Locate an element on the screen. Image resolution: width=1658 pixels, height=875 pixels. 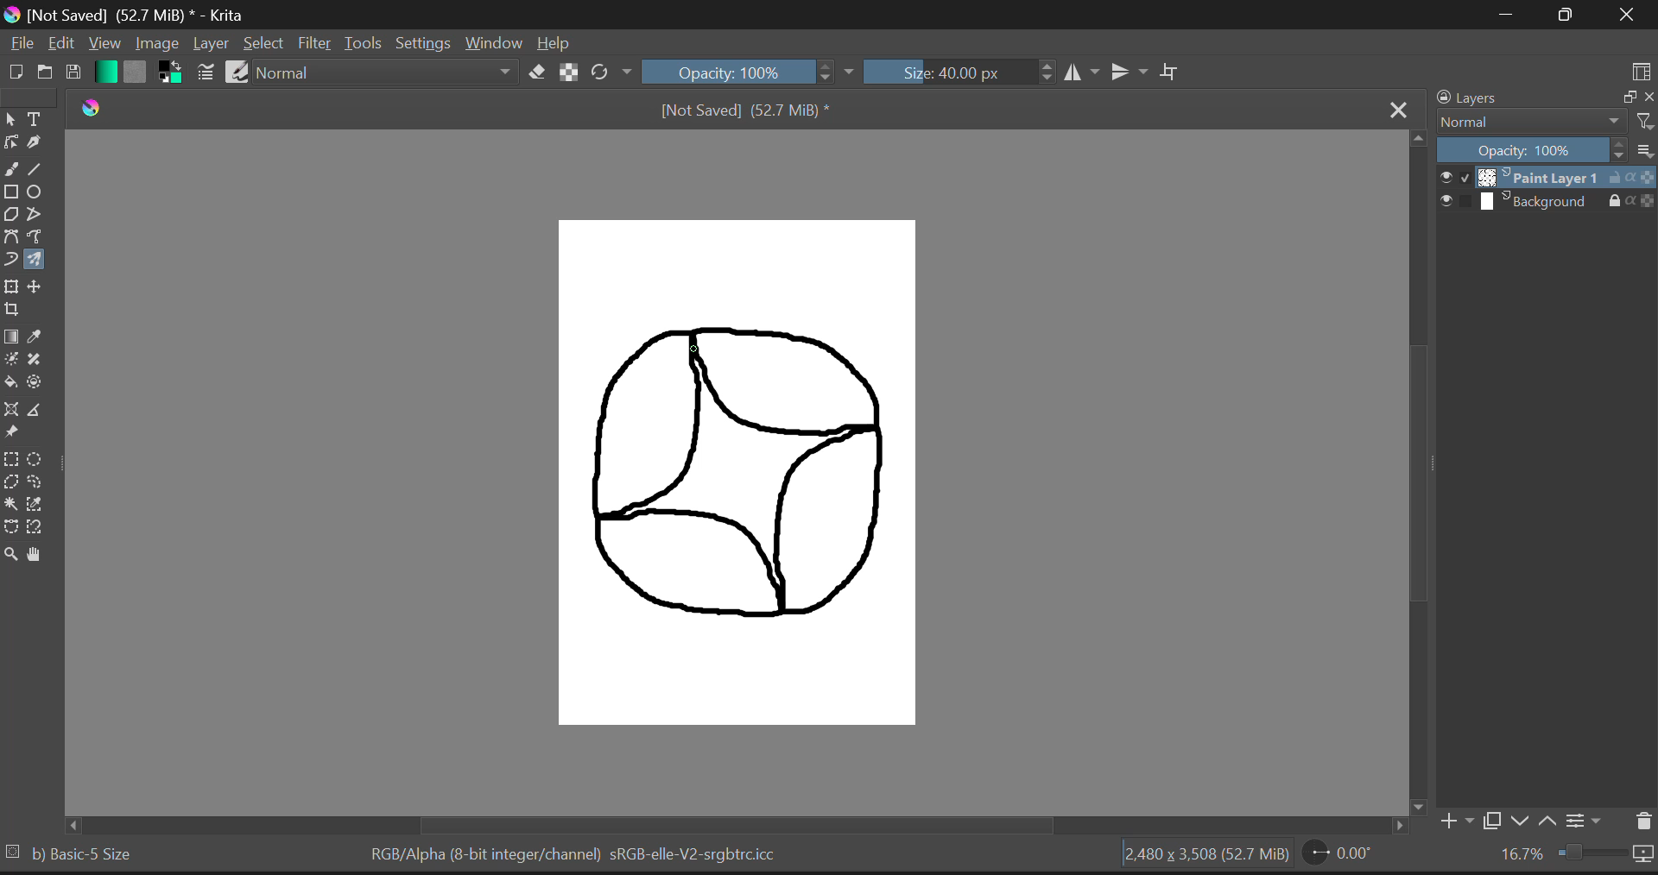
Rectangles is located at coordinates (11, 192).